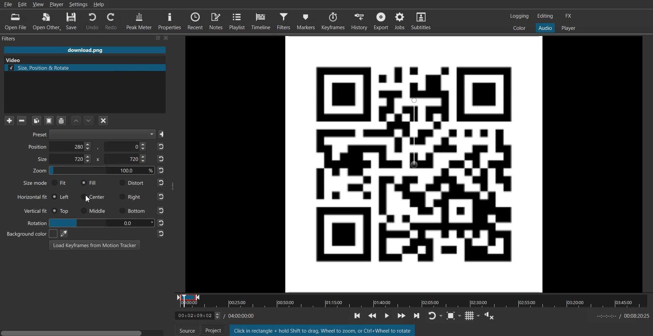  Describe the element at coordinates (90, 160) in the screenshot. I see `Size X & Y Co-ordinate` at that location.